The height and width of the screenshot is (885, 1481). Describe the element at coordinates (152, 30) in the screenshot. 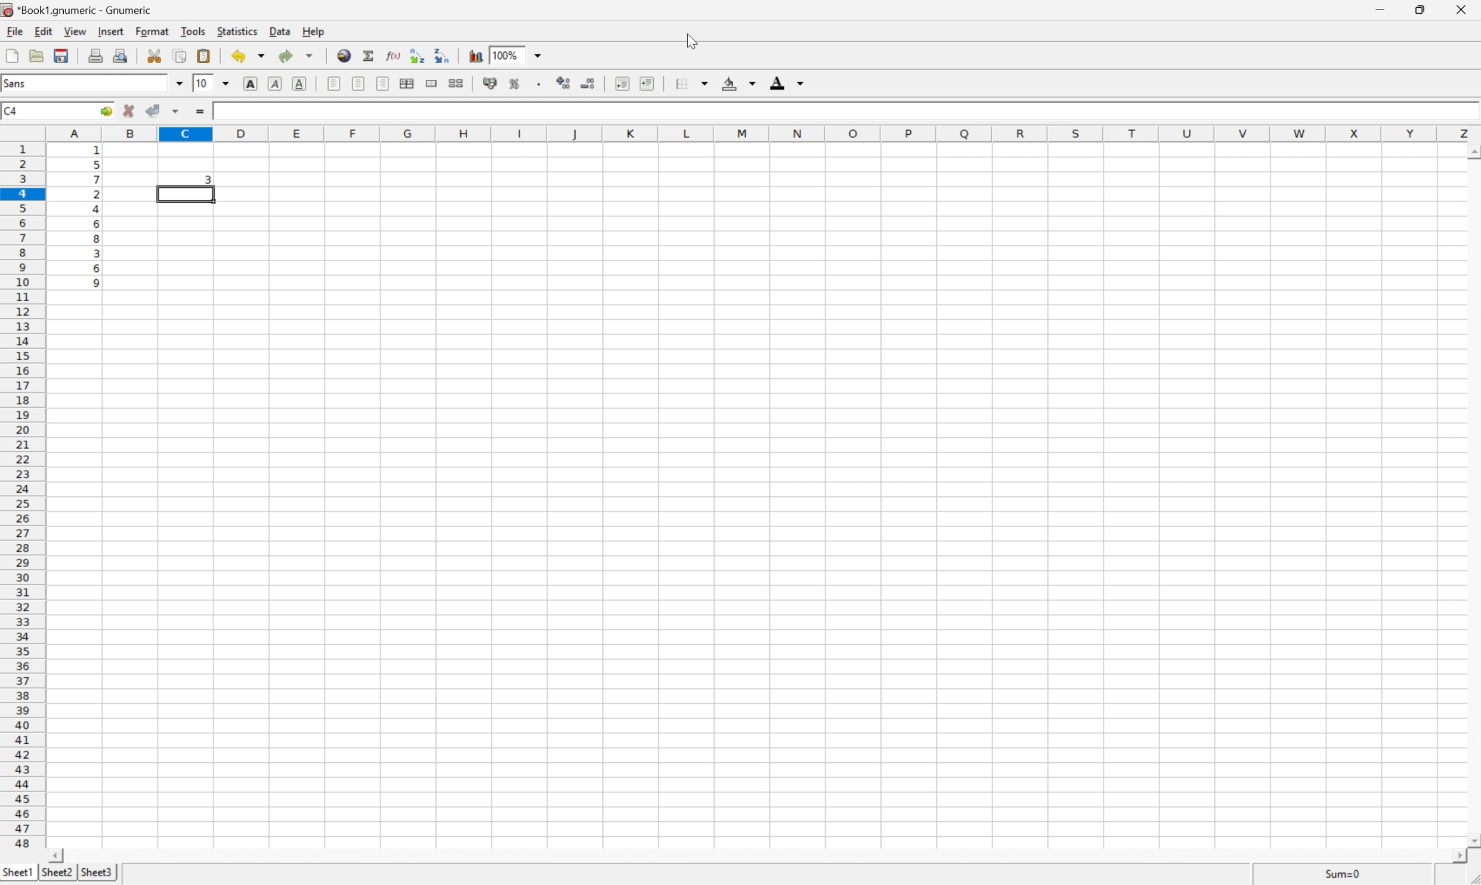

I see `format` at that location.